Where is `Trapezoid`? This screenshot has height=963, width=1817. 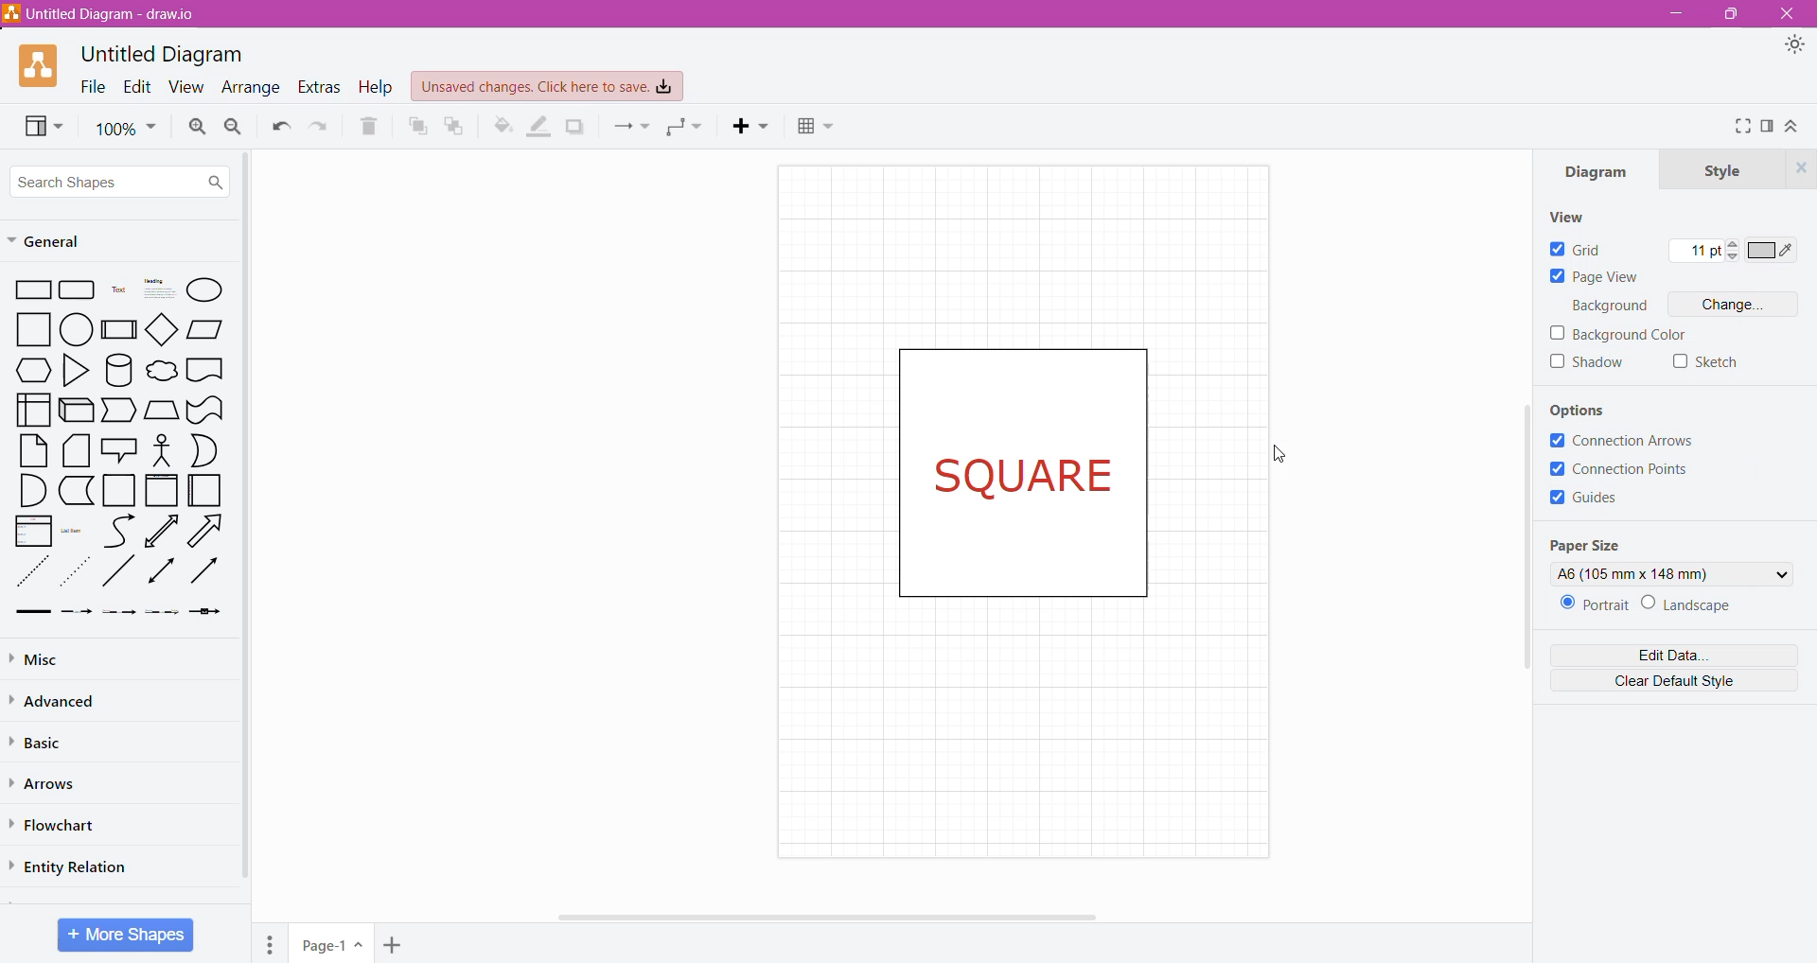 Trapezoid is located at coordinates (119, 411).